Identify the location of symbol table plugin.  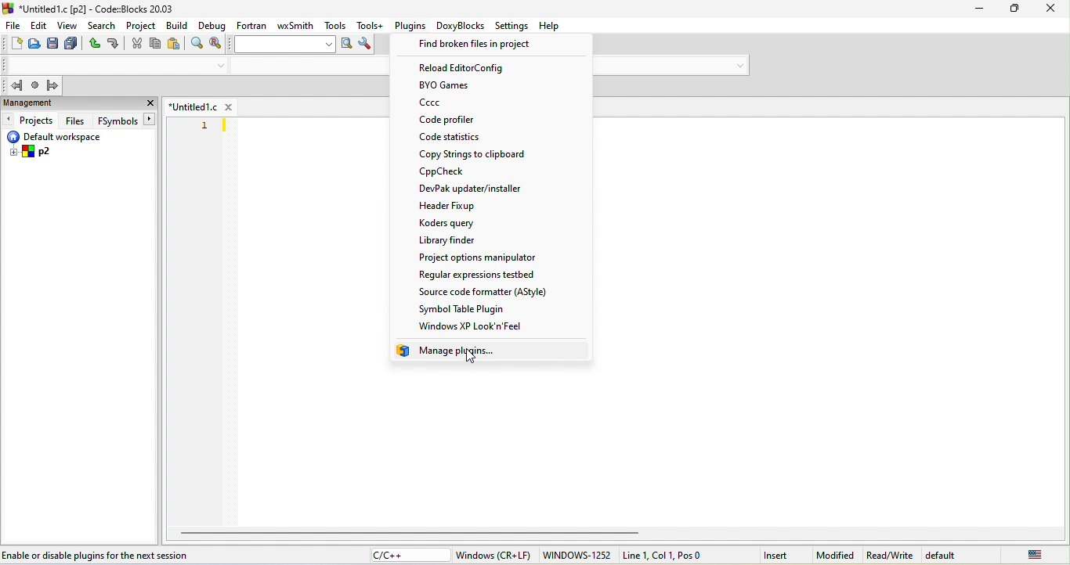
(492, 309).